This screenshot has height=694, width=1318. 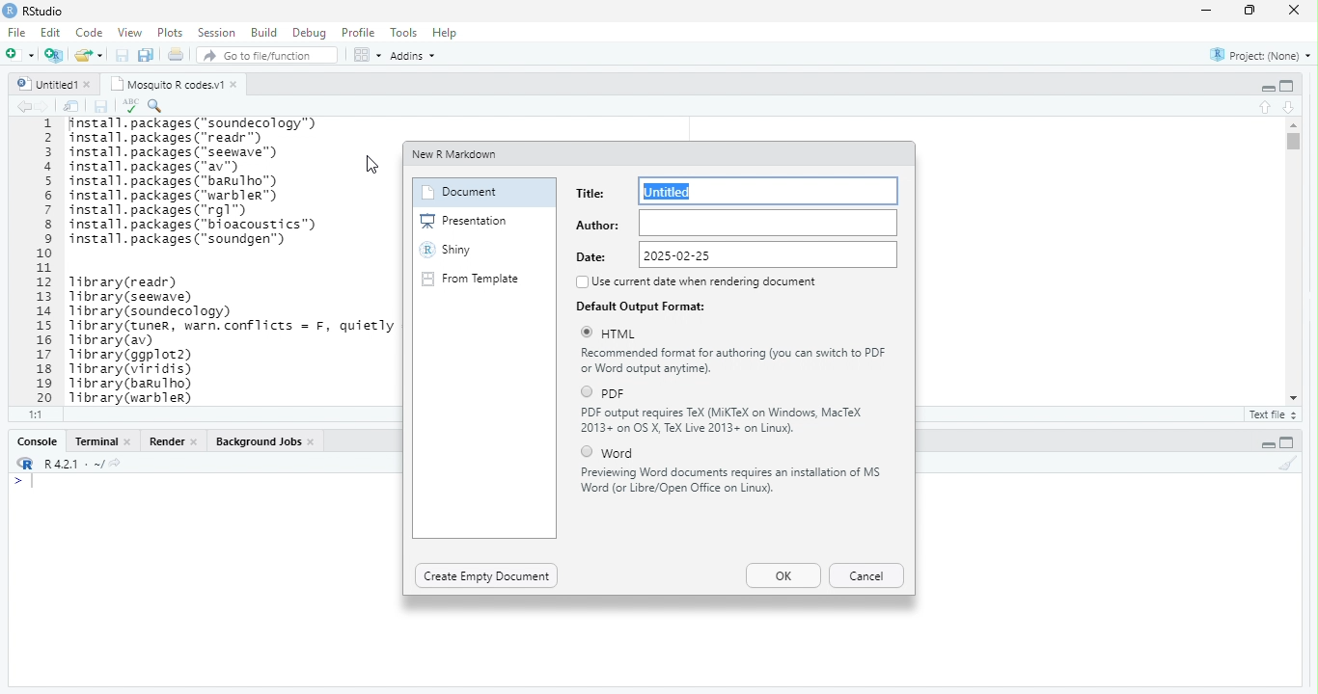 What do you see at coordinates (128, 441) in the screenshot?
I see `close` at bounding box center [128, 441].